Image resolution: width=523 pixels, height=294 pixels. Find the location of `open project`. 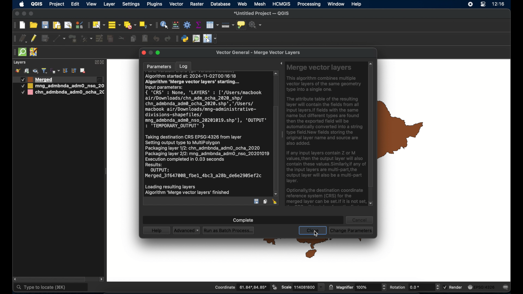

open project is located at coordinates (34, 25).